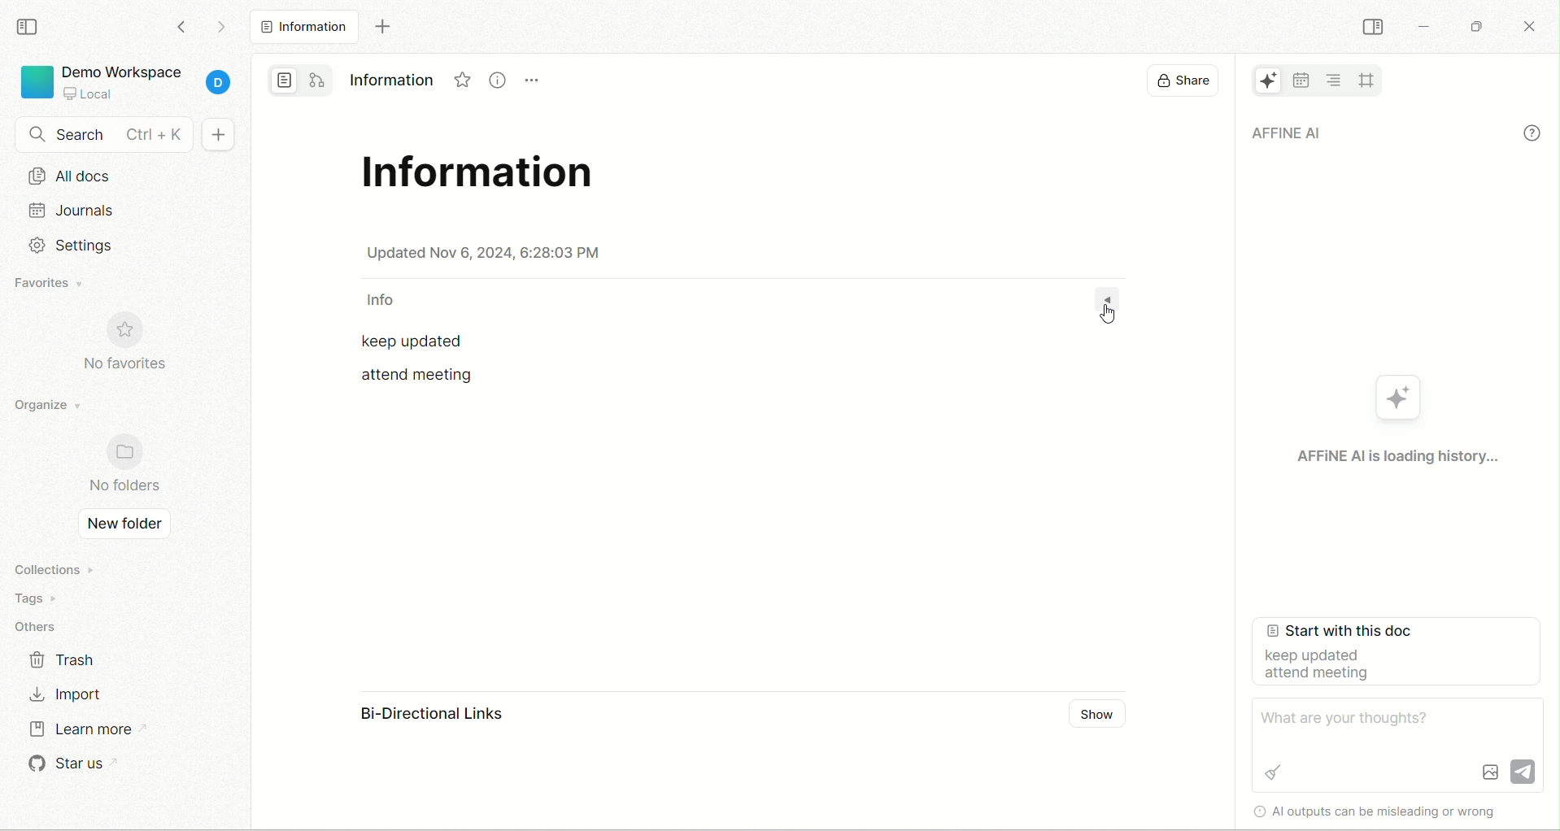 This screenshot has height=831, width=1560. Describe the element at coordinates (427, 714) in the screenshot. I see `Bi-Directional Links` at that location.